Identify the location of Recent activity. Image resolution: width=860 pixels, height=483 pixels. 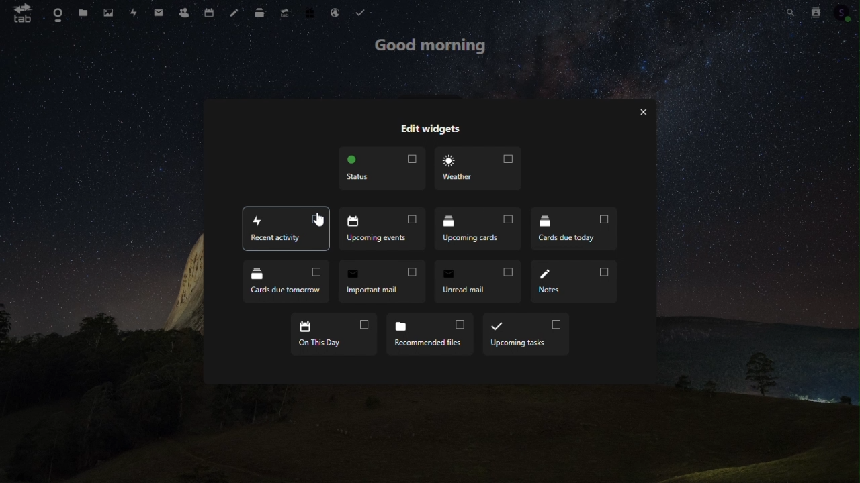
(384, 230).